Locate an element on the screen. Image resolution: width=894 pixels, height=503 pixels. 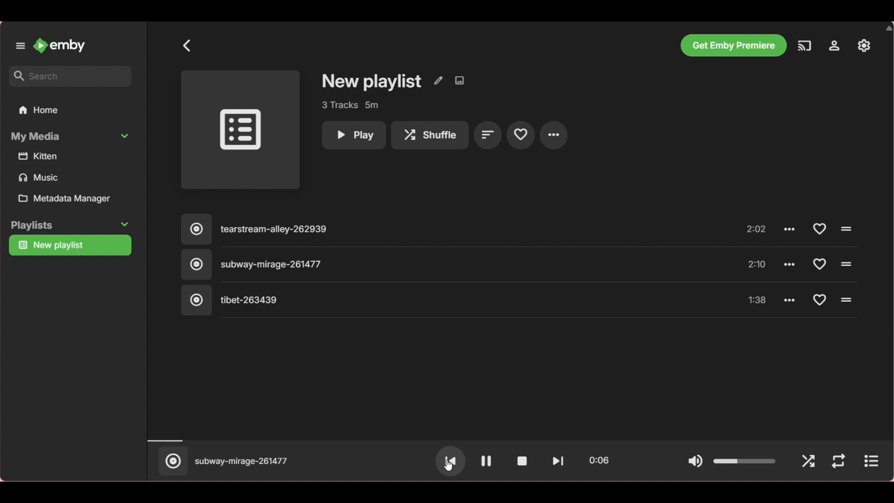
Collapse Playlists is located at coordinates (70, 225).